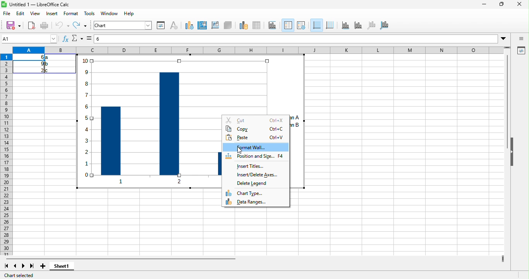 The height and width of the screenshot is (279, 529). I want to click on columns, so click(160, 129).